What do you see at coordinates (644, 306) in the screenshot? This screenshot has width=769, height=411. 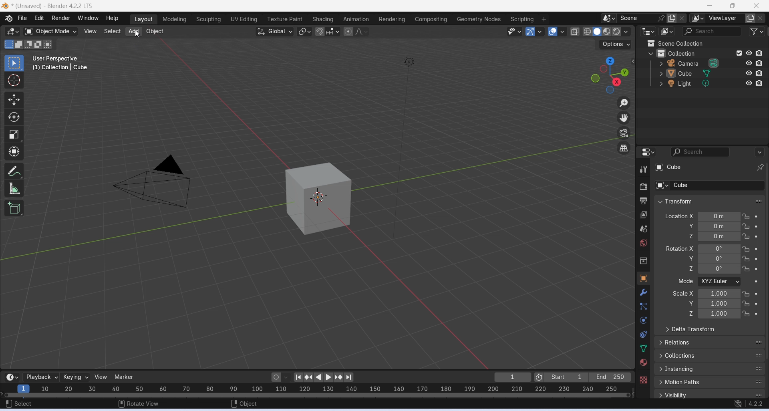 I see `particles` at bounding box center [644, 306].